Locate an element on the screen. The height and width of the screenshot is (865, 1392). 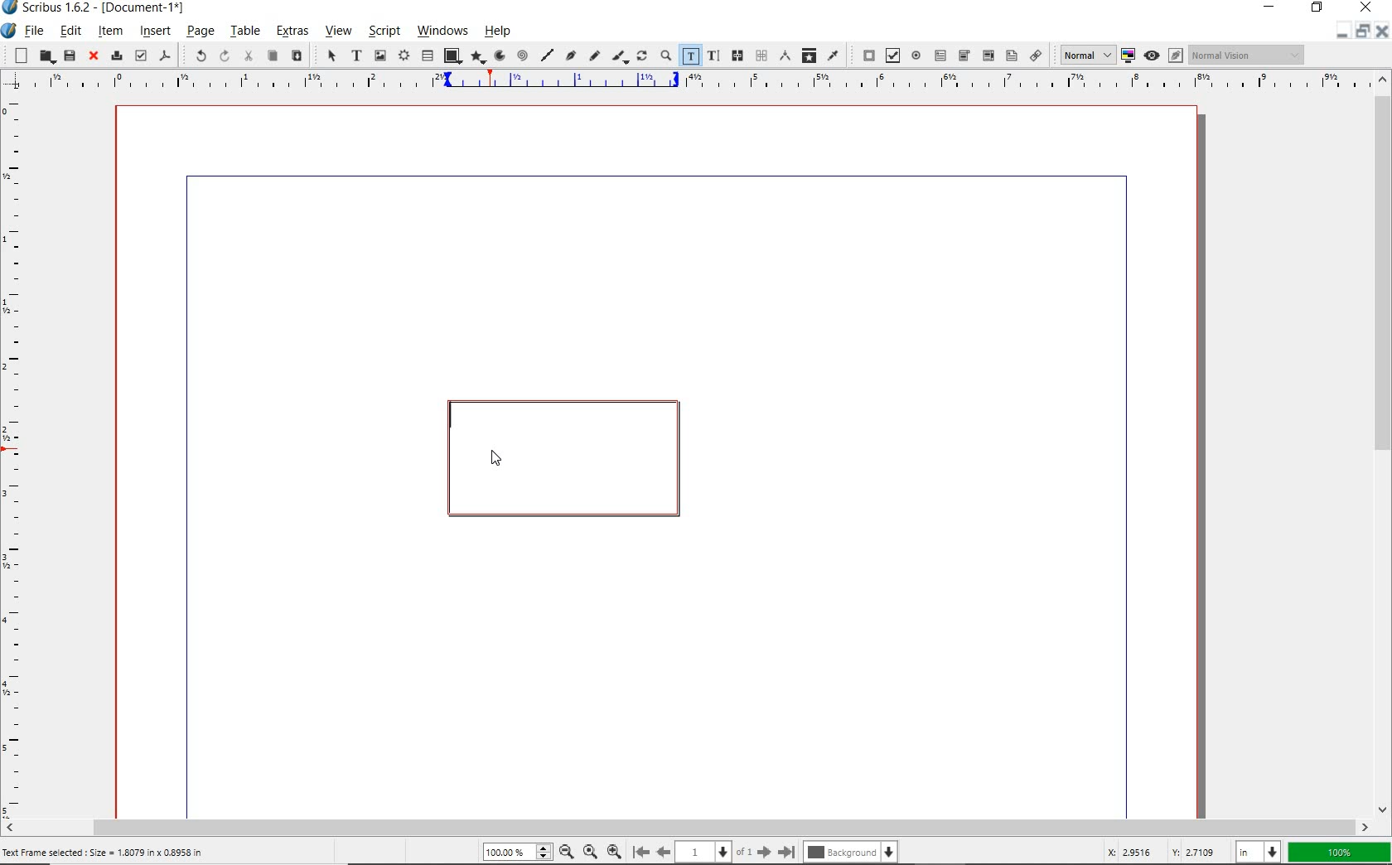
Previous Page is located at coordinates (665, 853).